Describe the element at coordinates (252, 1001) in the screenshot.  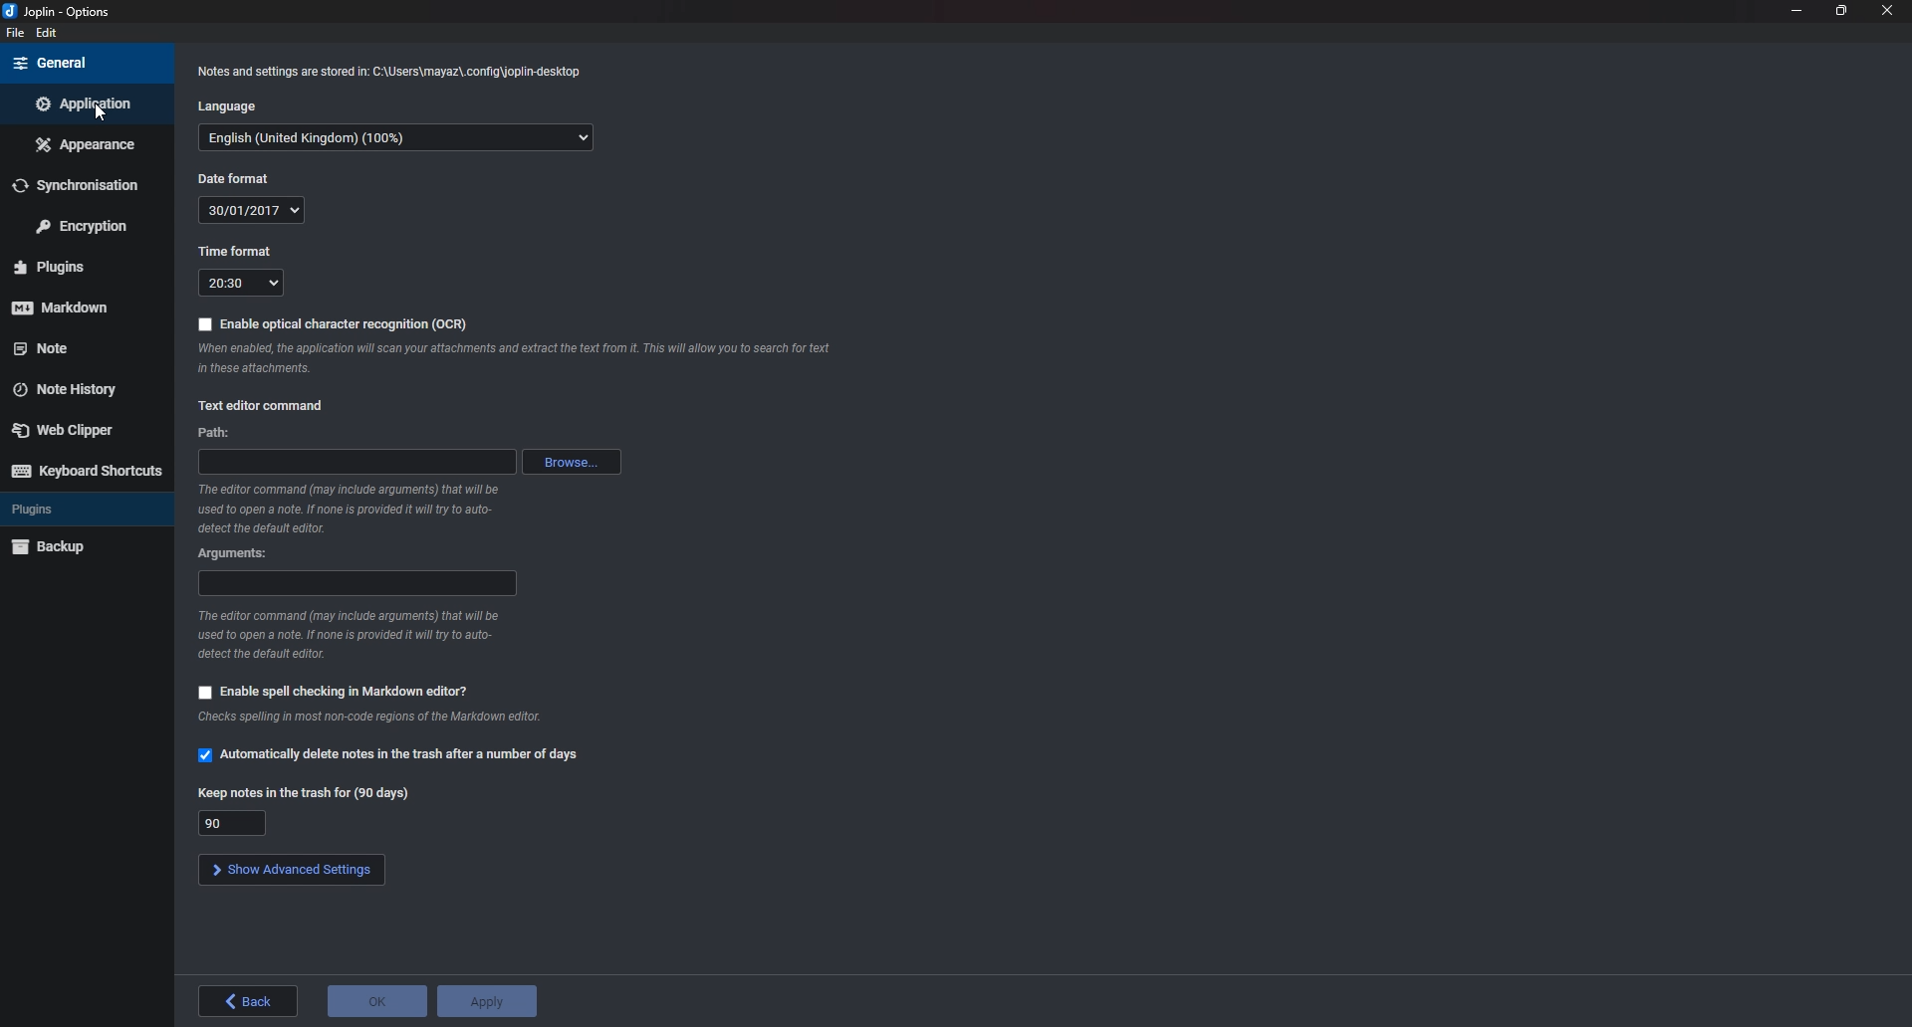
I see `back` at that location.